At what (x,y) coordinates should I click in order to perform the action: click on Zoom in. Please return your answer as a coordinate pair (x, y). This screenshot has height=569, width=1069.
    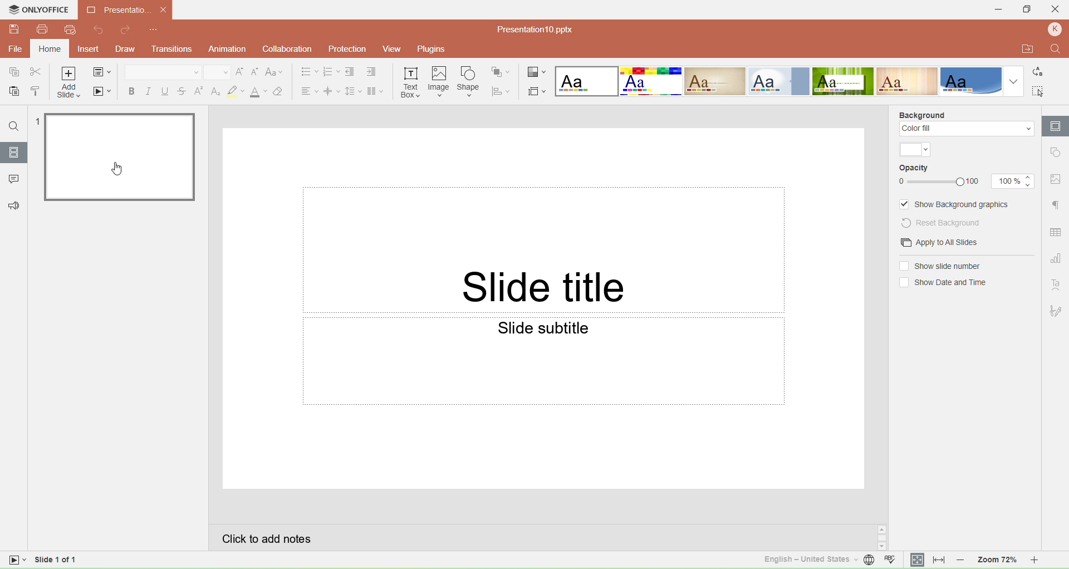
    Looking at the image, I should click on (1042, 561).